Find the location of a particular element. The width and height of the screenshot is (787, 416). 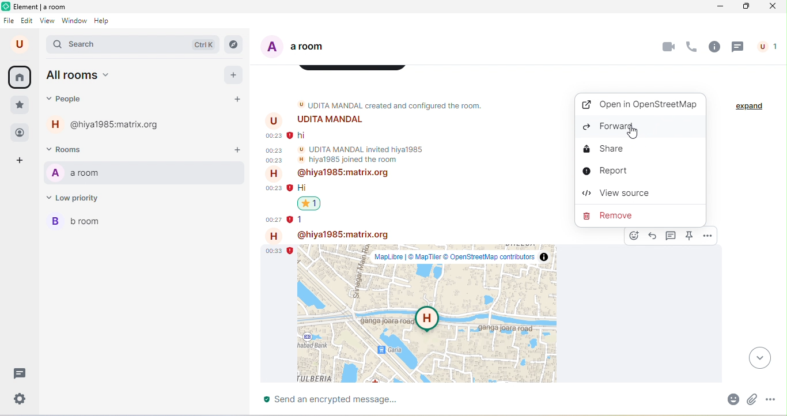

start a new chat is located at coordinates (236, 99).